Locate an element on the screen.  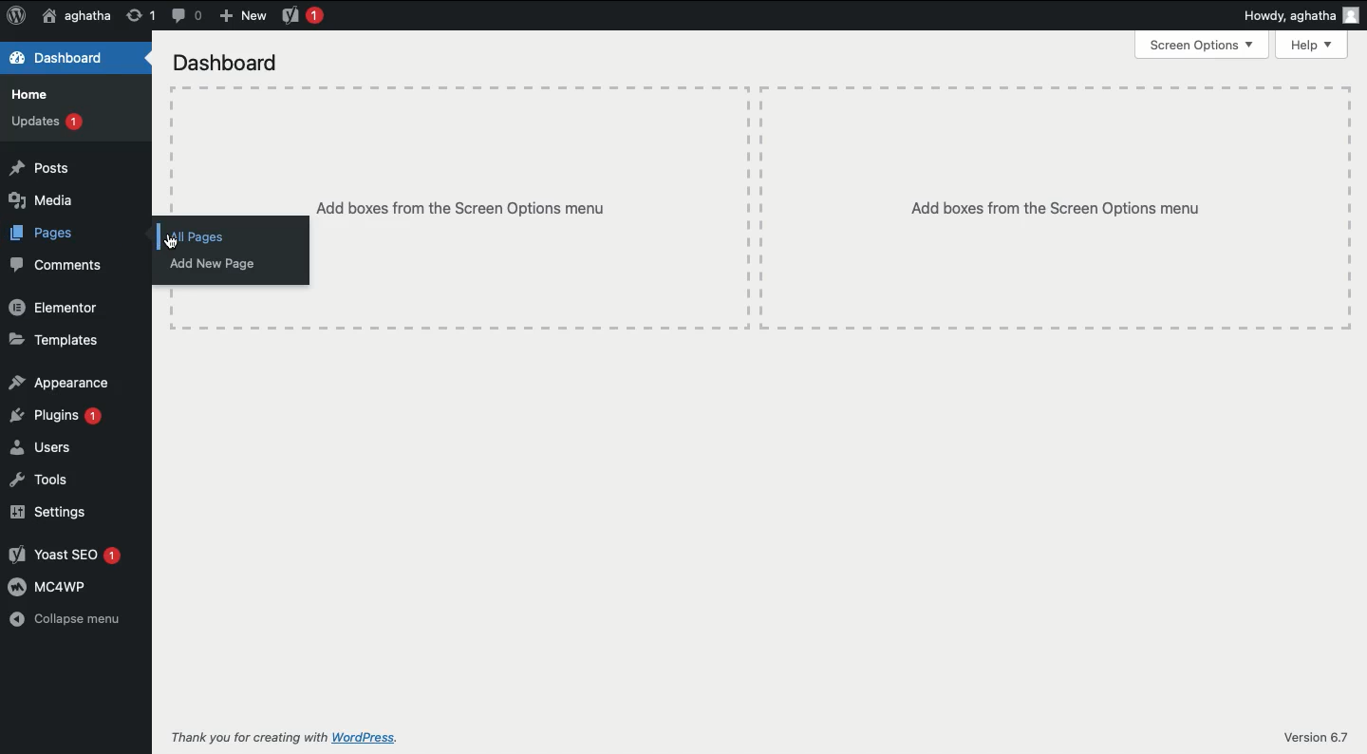
Logo is located at coordinates (16, 16).